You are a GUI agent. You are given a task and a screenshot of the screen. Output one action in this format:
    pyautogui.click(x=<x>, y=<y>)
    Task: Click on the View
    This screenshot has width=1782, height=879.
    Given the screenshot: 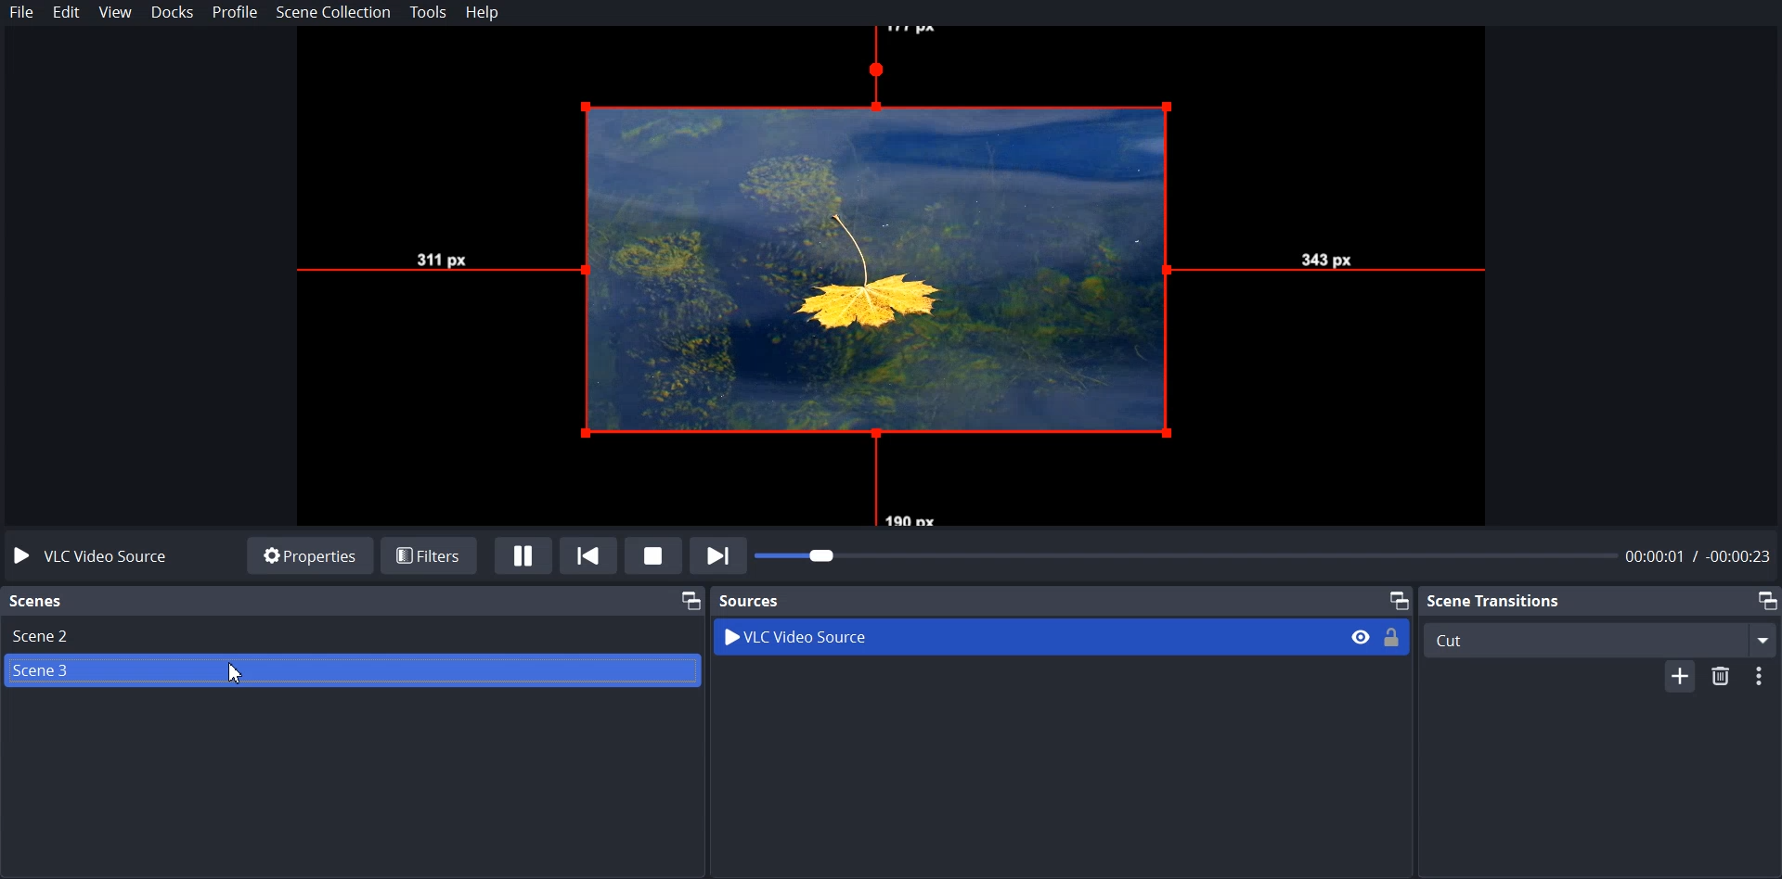 What is the action you would take?
    pyautogui.click(x=116, y=13)
    